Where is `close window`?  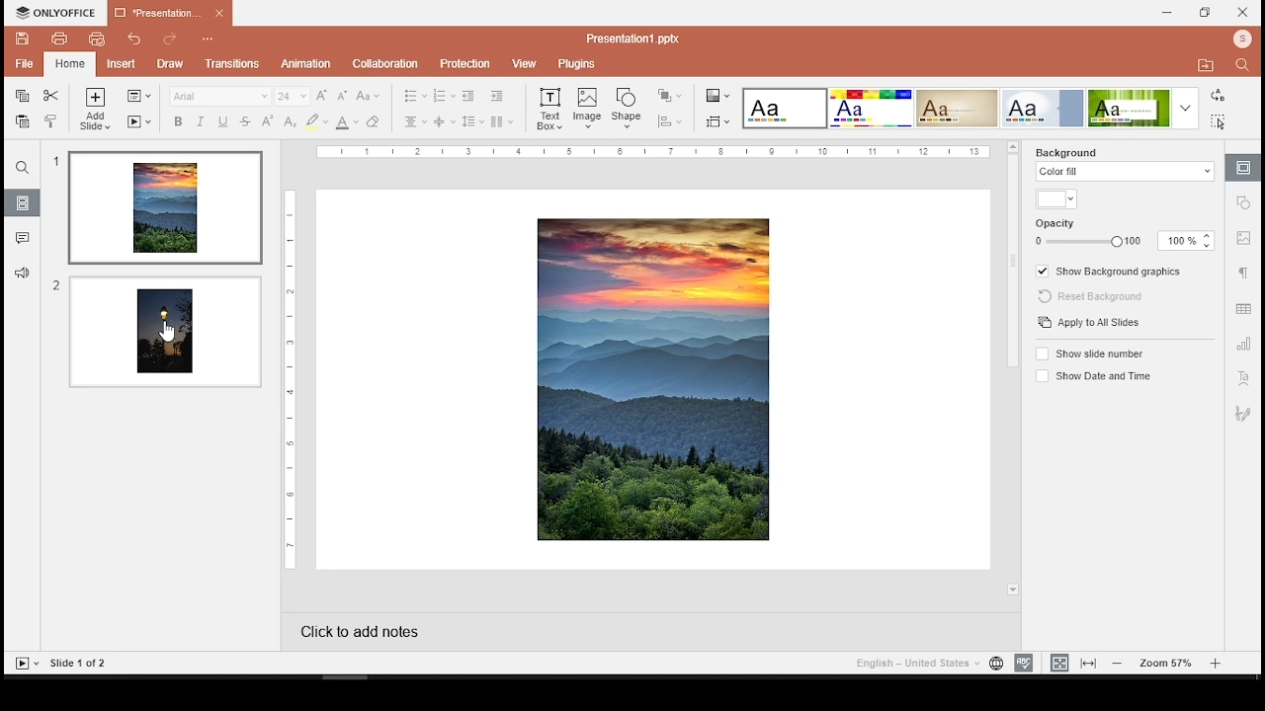
close window is located at coordinates (1245, 13).